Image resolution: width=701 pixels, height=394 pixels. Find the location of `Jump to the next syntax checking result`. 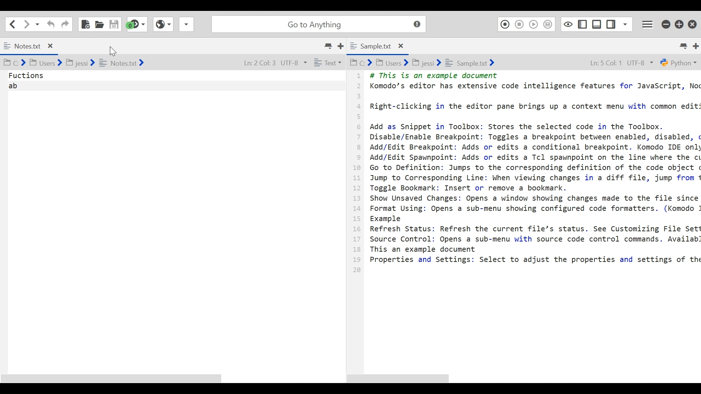

Jump to the next syntax checking result is located at coordinates (137, 24).